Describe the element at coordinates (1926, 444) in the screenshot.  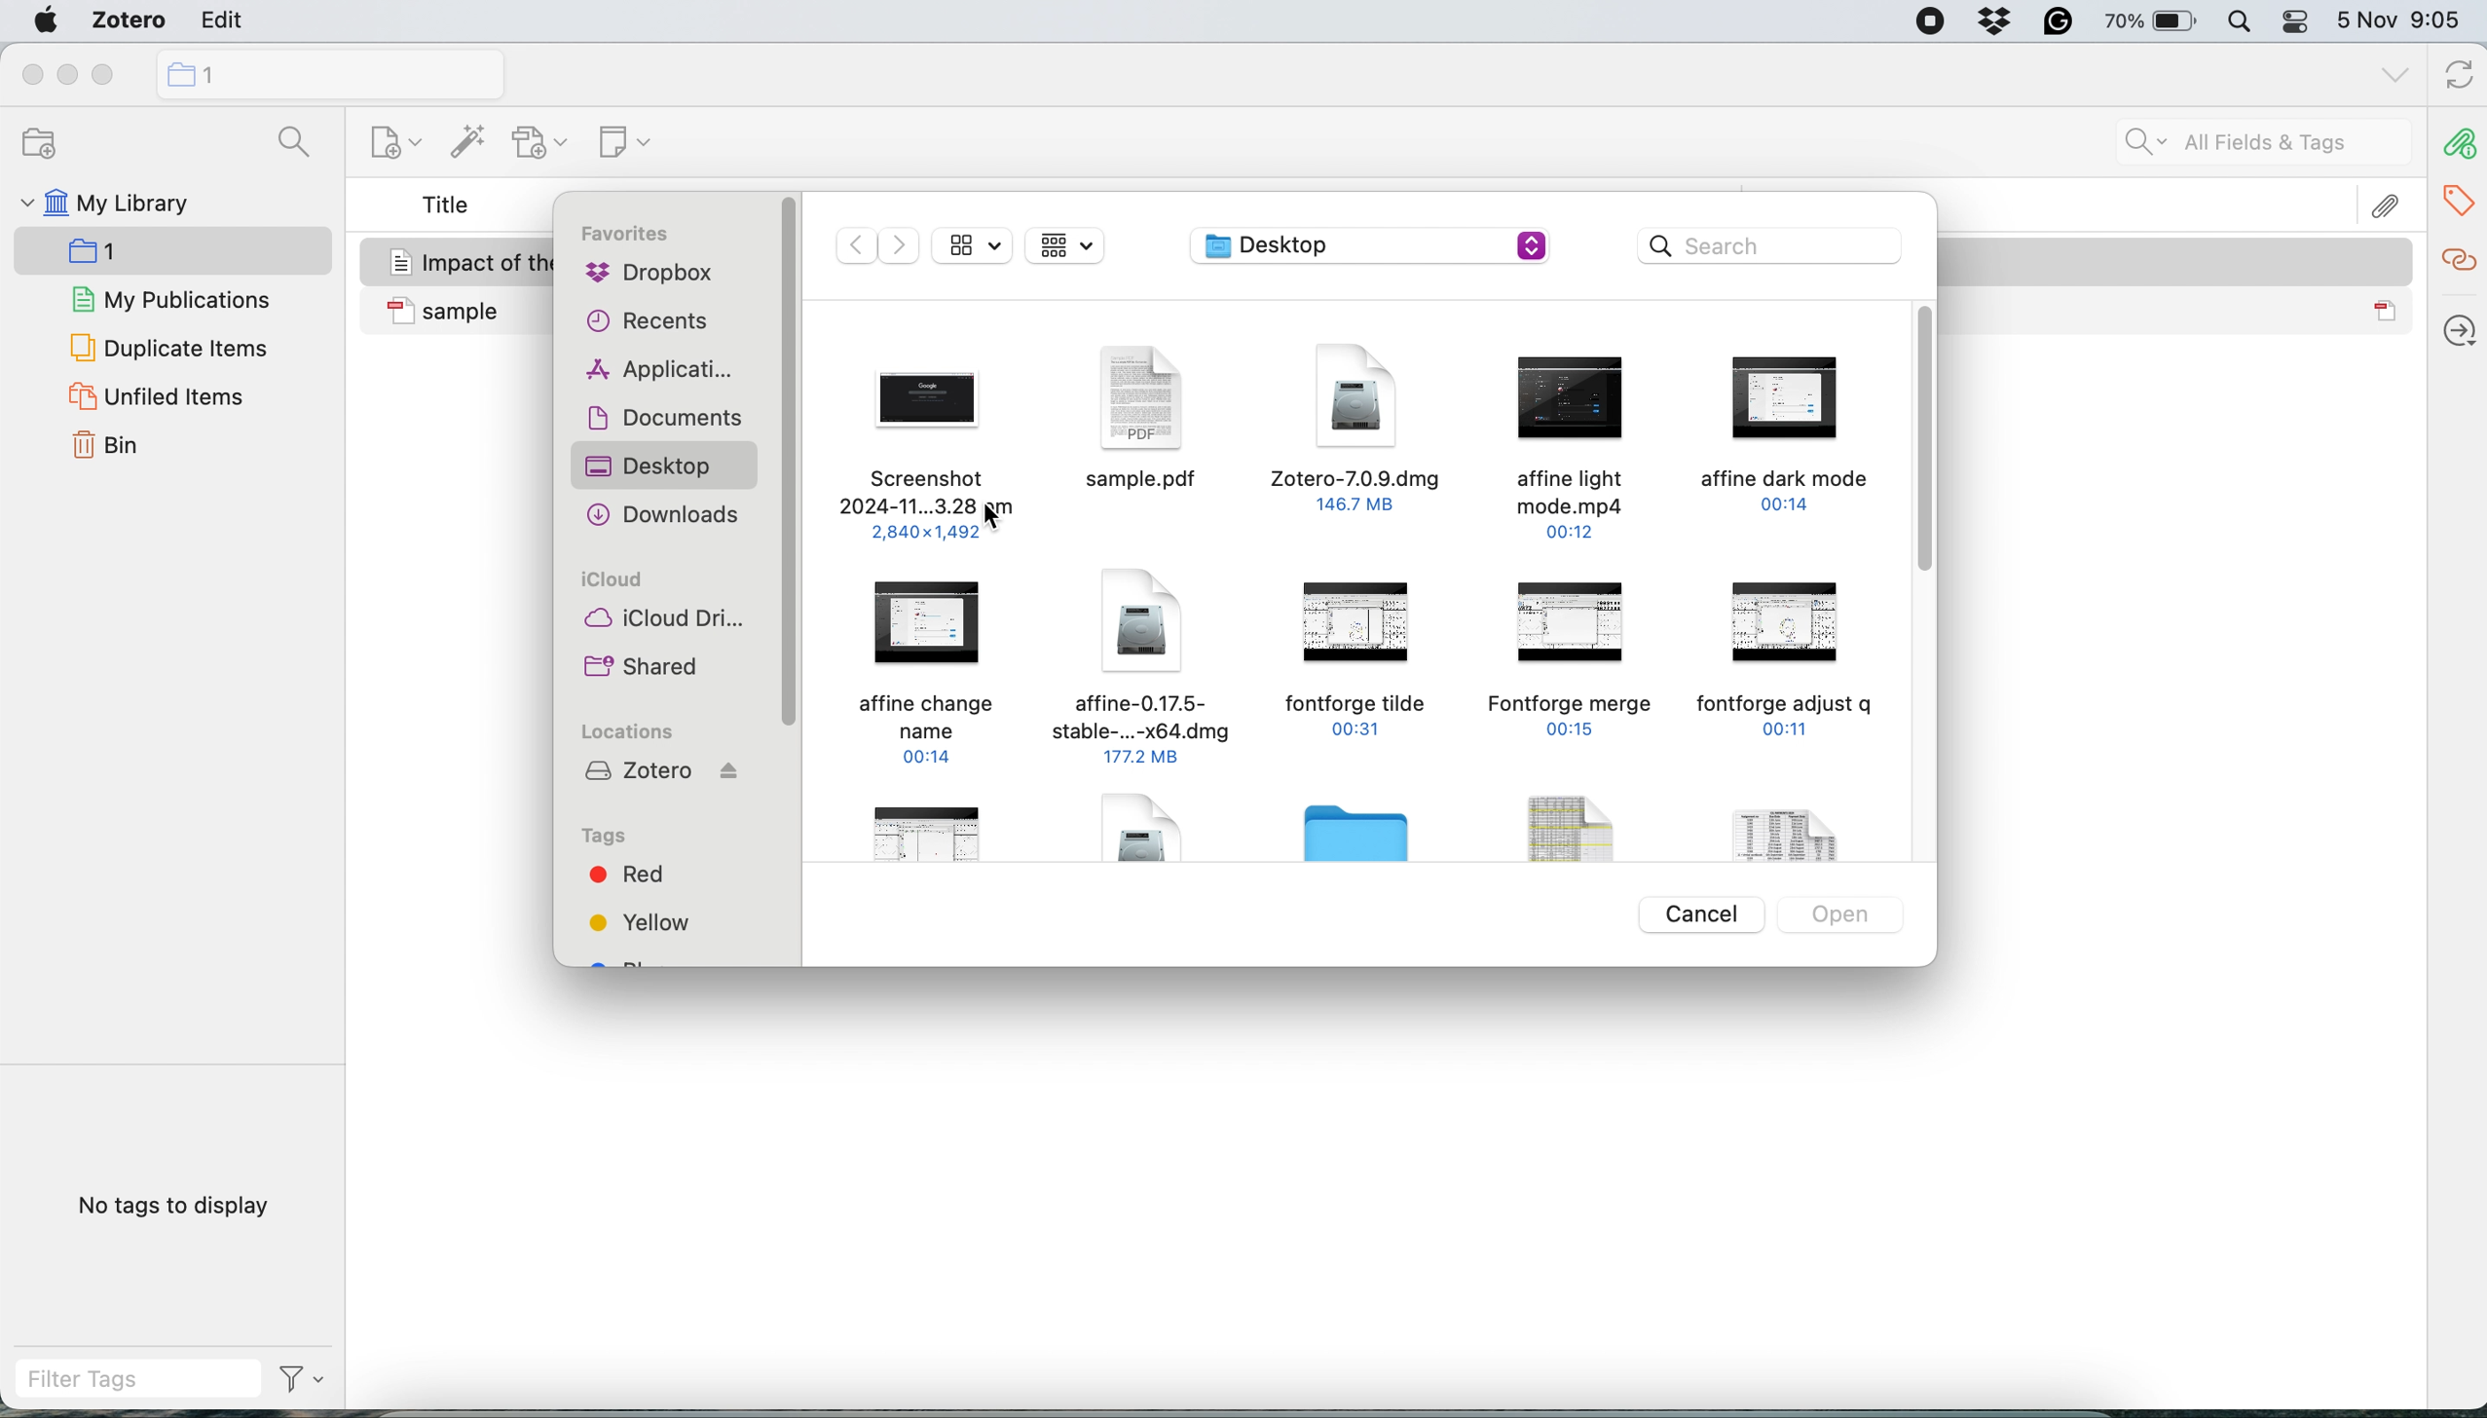
I see `vertical scroll bar` at that location.